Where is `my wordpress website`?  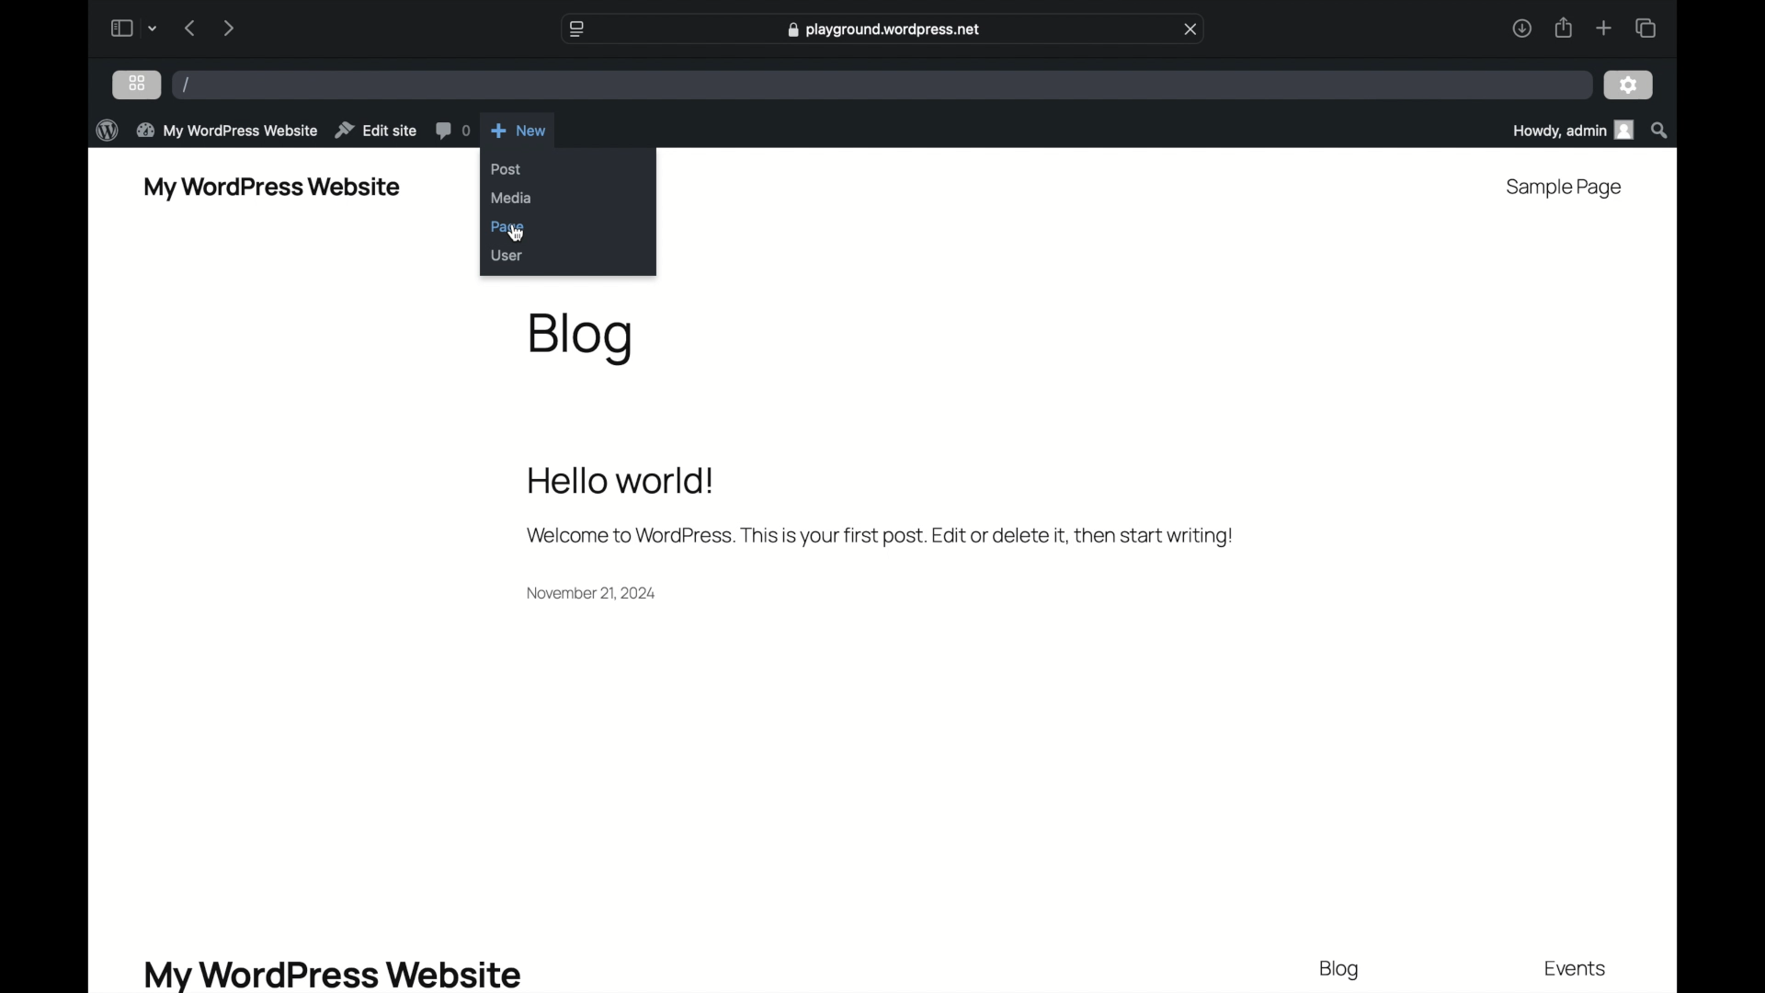
my wordpress website is located at coordinates (271, 188).